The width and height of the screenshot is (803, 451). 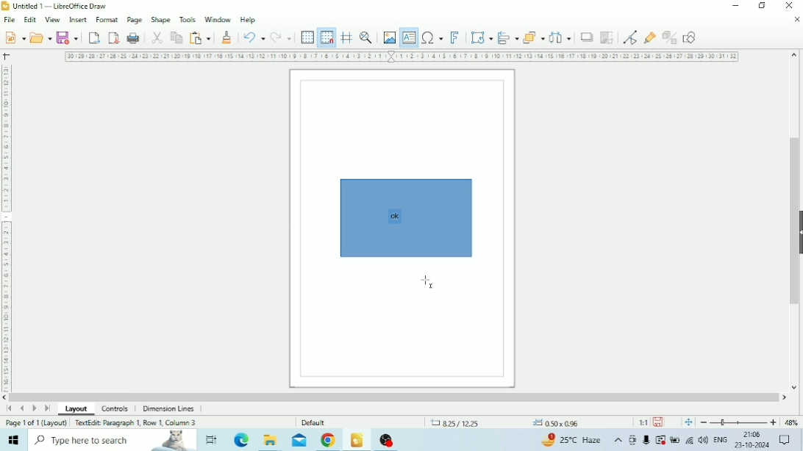 What do you see at coordinates (157, 37) in the screenshot?
I see `Cut` at bounding box center [157, 37].